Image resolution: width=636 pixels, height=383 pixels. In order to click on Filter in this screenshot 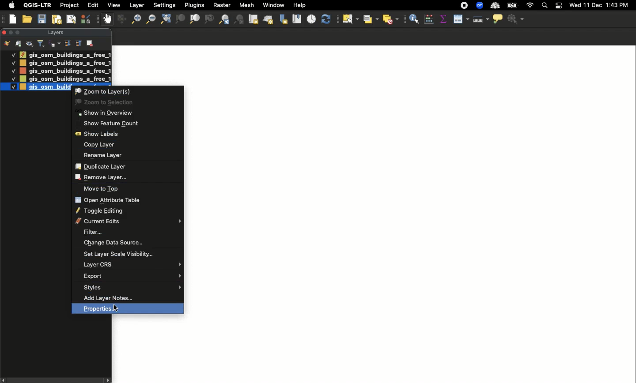, I will do `click(131, 232)`.